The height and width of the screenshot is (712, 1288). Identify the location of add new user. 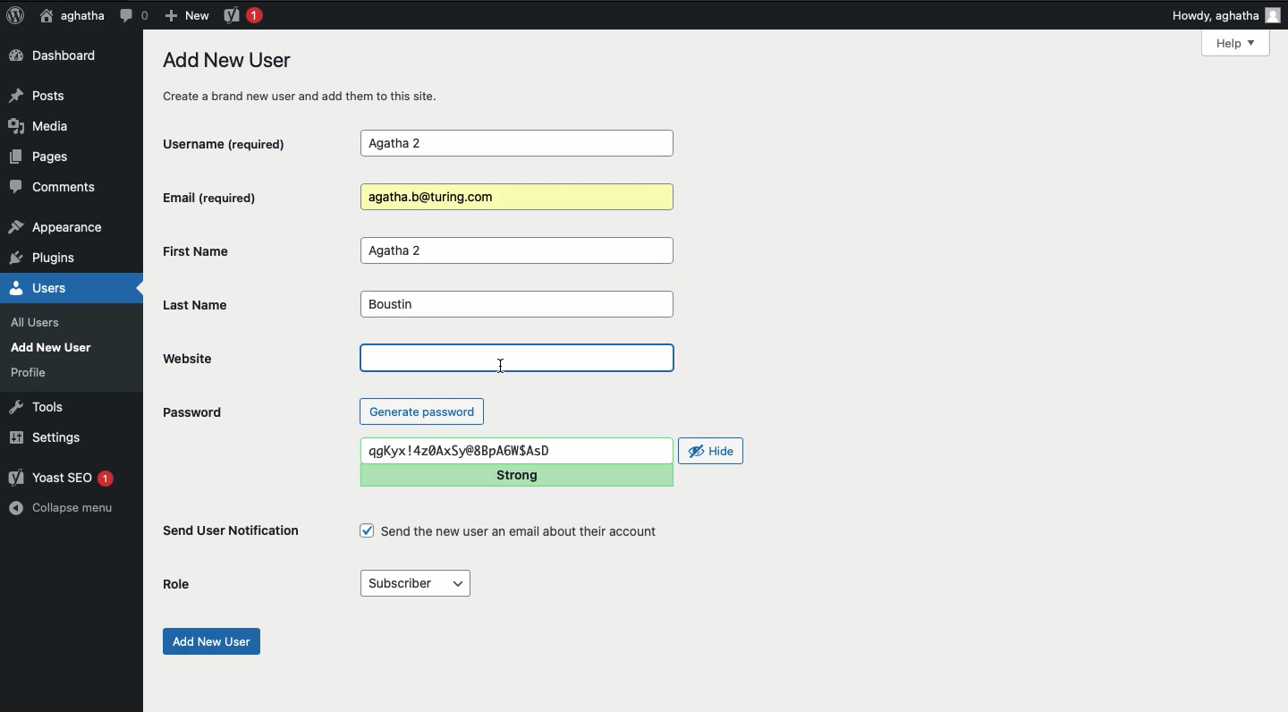
(55, 347).